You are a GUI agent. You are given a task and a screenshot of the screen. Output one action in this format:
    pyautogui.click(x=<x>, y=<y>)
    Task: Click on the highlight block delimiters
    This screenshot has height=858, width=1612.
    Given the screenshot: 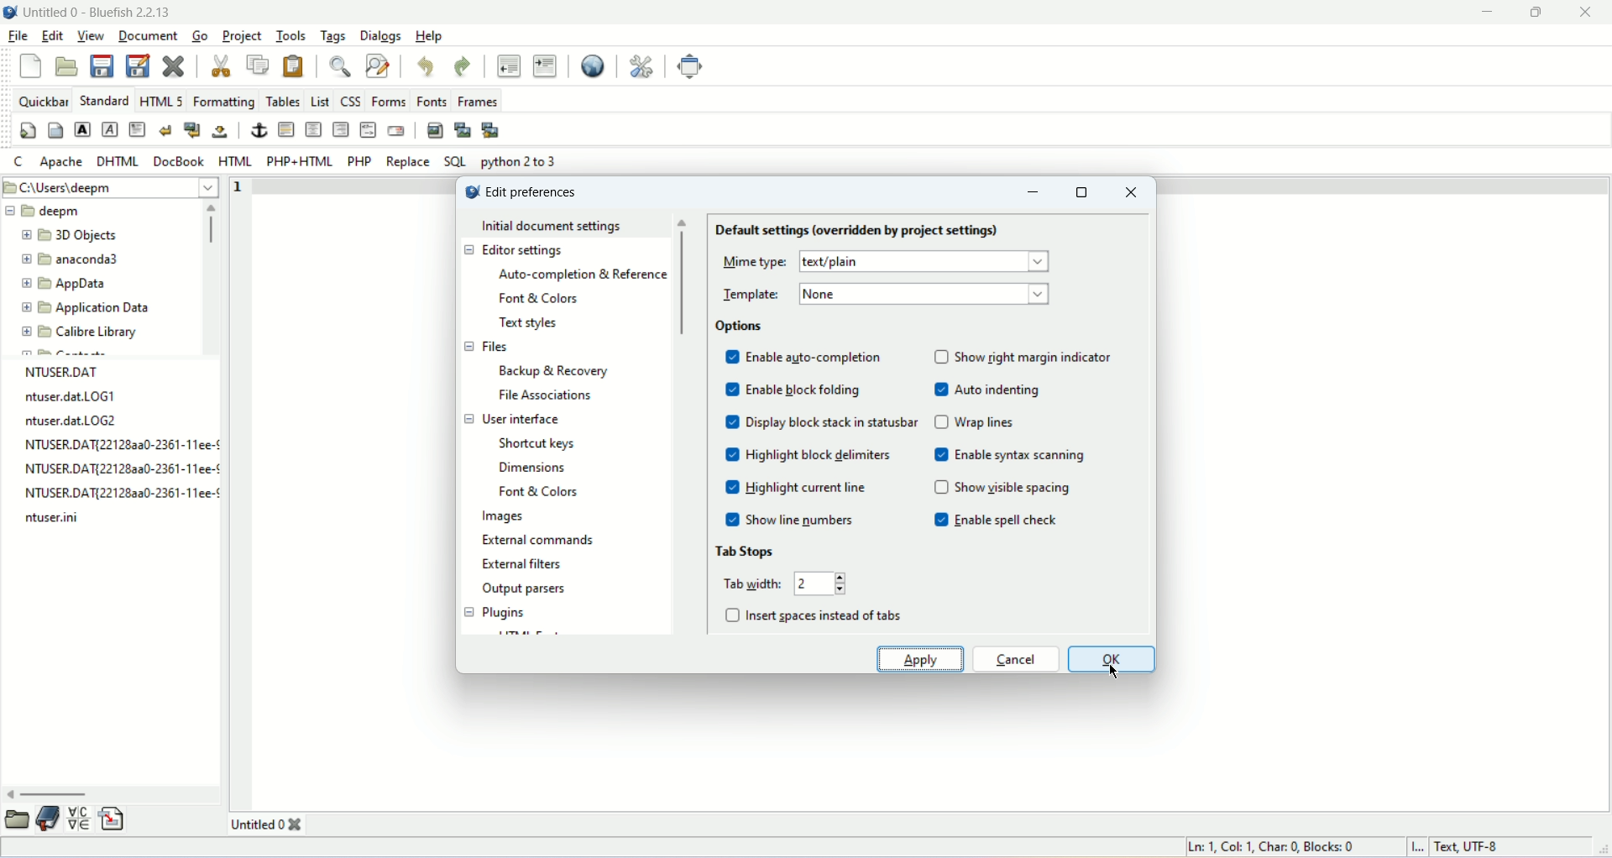 What is the action you would take?
    pyautogui.click(x=820, y=457)
    